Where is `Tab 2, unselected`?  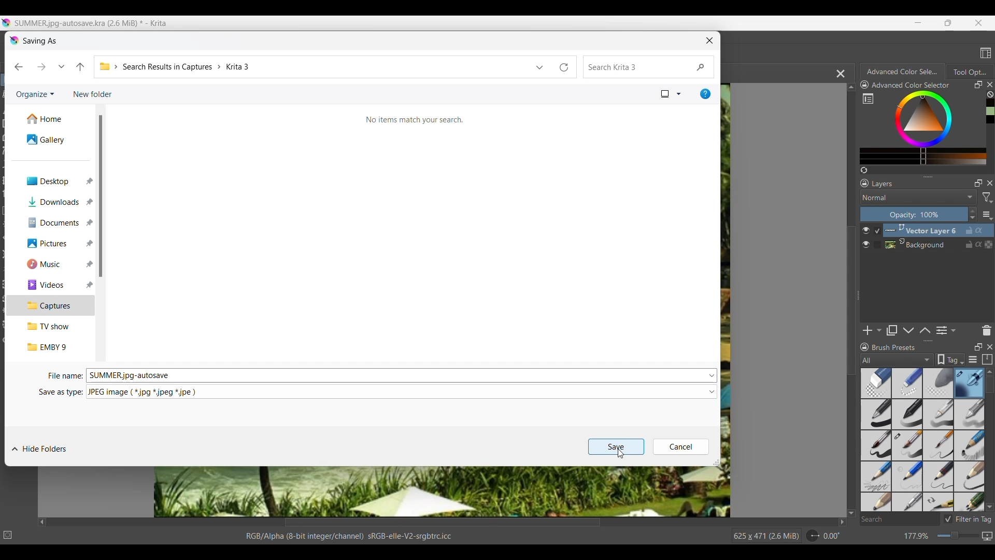 Tab 2, unselected is located at coordinates (969, 72).